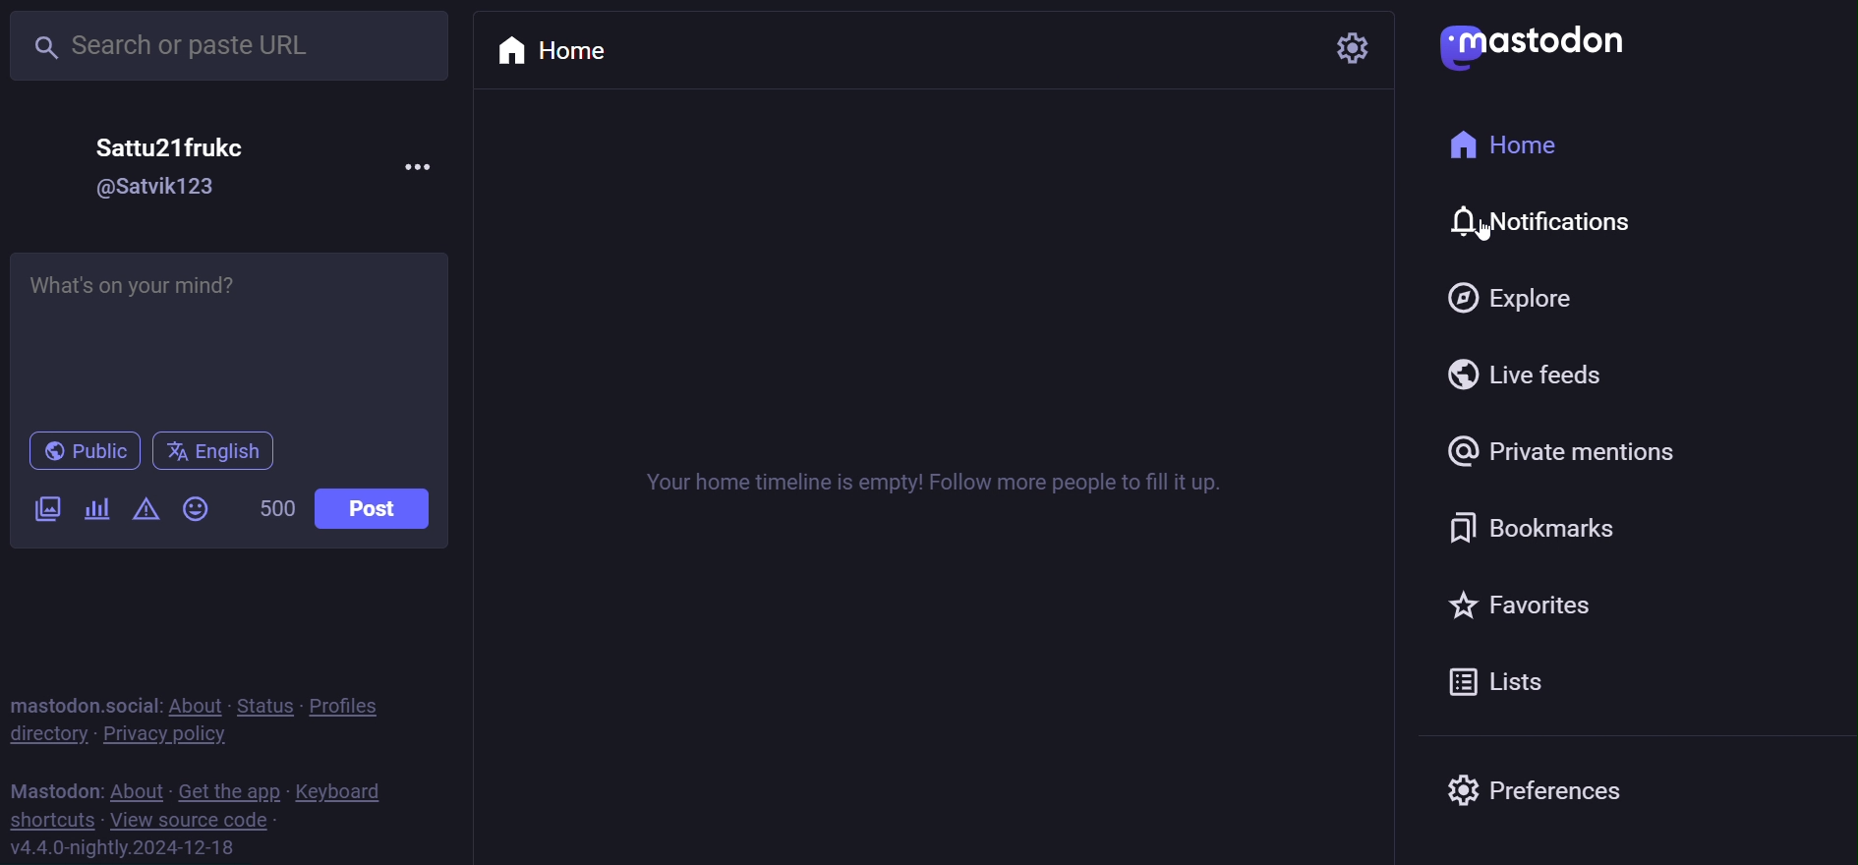 This screenshot has height=865, width=1858. What do you see at coordinates (1534, 374) in the screenshot?
I see `live feed` at bounding box center [1534, 374].